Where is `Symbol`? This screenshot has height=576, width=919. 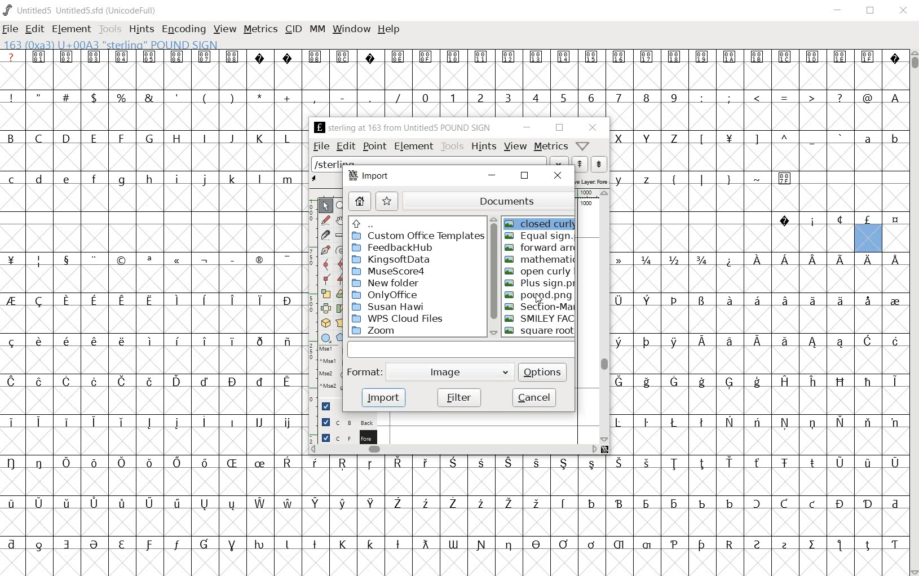
Symbol is located at coordinates (619, 503).